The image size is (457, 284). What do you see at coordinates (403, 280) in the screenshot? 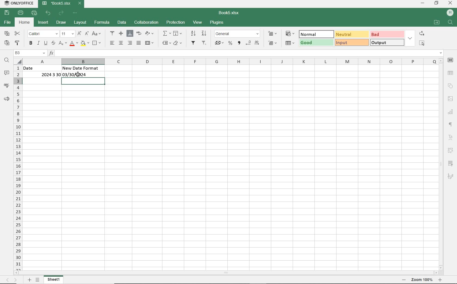
I see `zoom out` at bounding box center [403, 280].